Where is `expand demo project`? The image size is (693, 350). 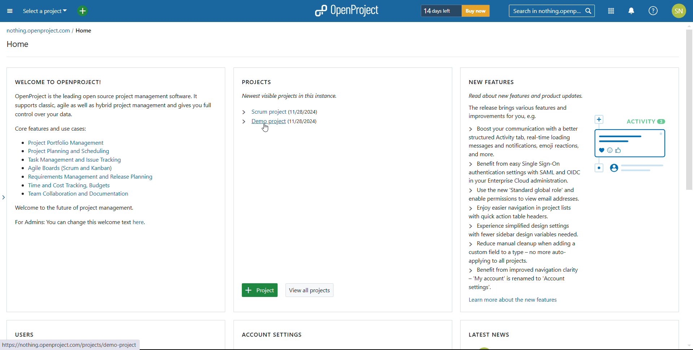 expand demo project is located at coordinates (243, 122).